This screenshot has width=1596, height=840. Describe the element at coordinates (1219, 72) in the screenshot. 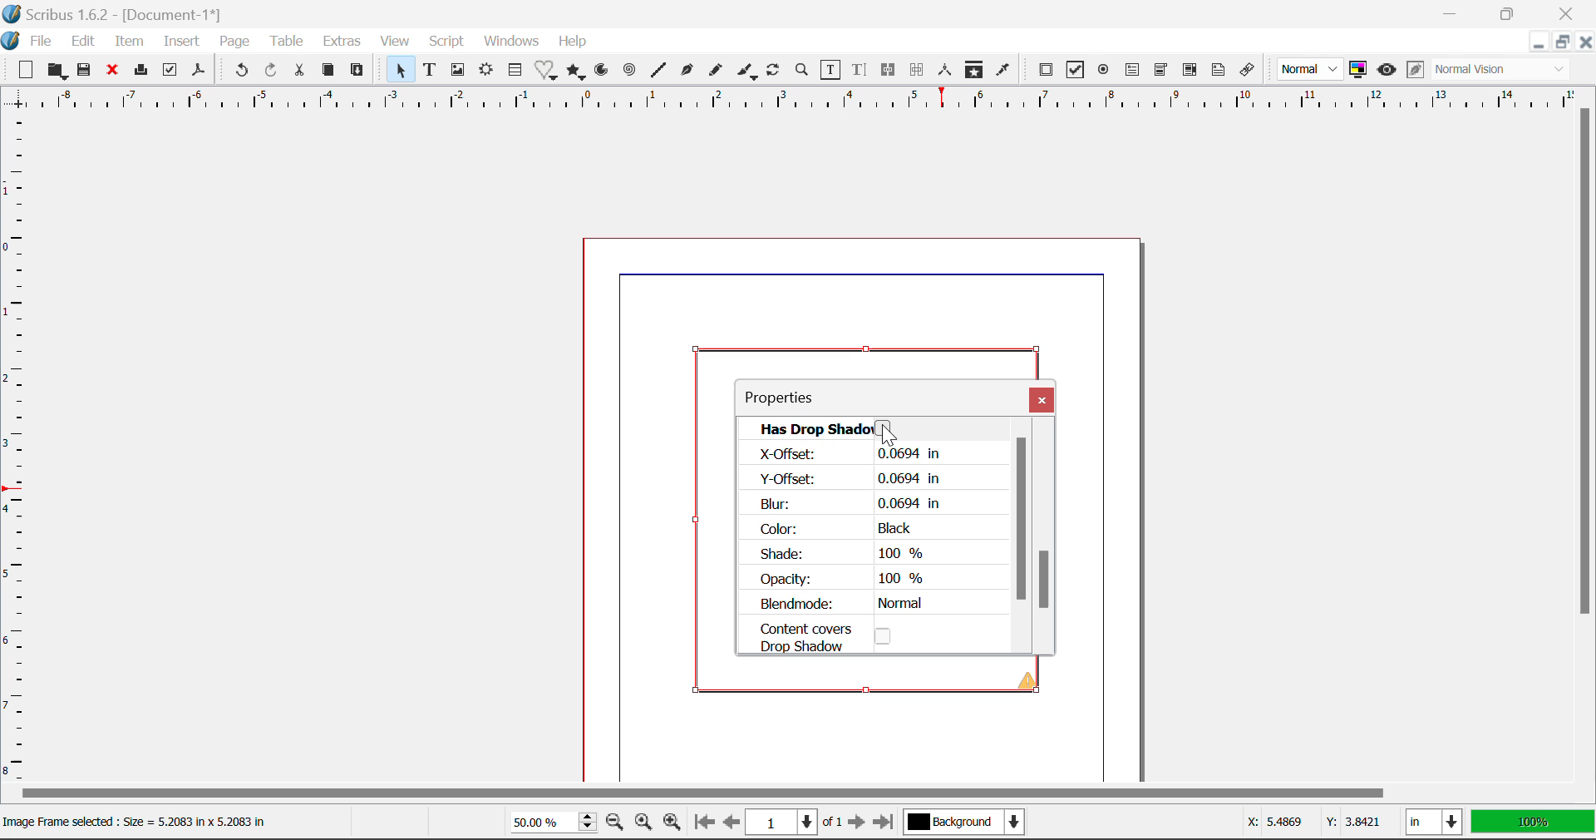

I see `Text Annotation` at that location.